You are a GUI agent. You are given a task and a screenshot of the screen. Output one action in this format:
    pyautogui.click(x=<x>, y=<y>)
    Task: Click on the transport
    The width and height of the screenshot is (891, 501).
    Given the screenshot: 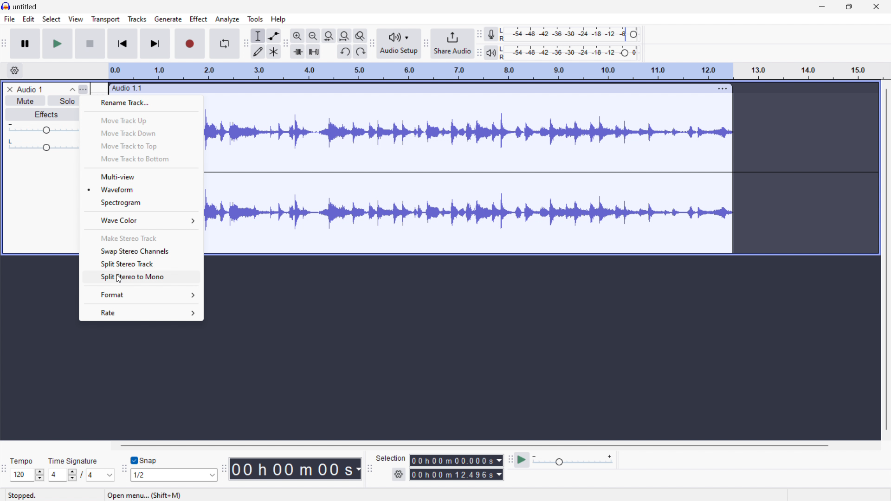 What is the action you would take?
    pyautogui.click(x=105, y=19)
    